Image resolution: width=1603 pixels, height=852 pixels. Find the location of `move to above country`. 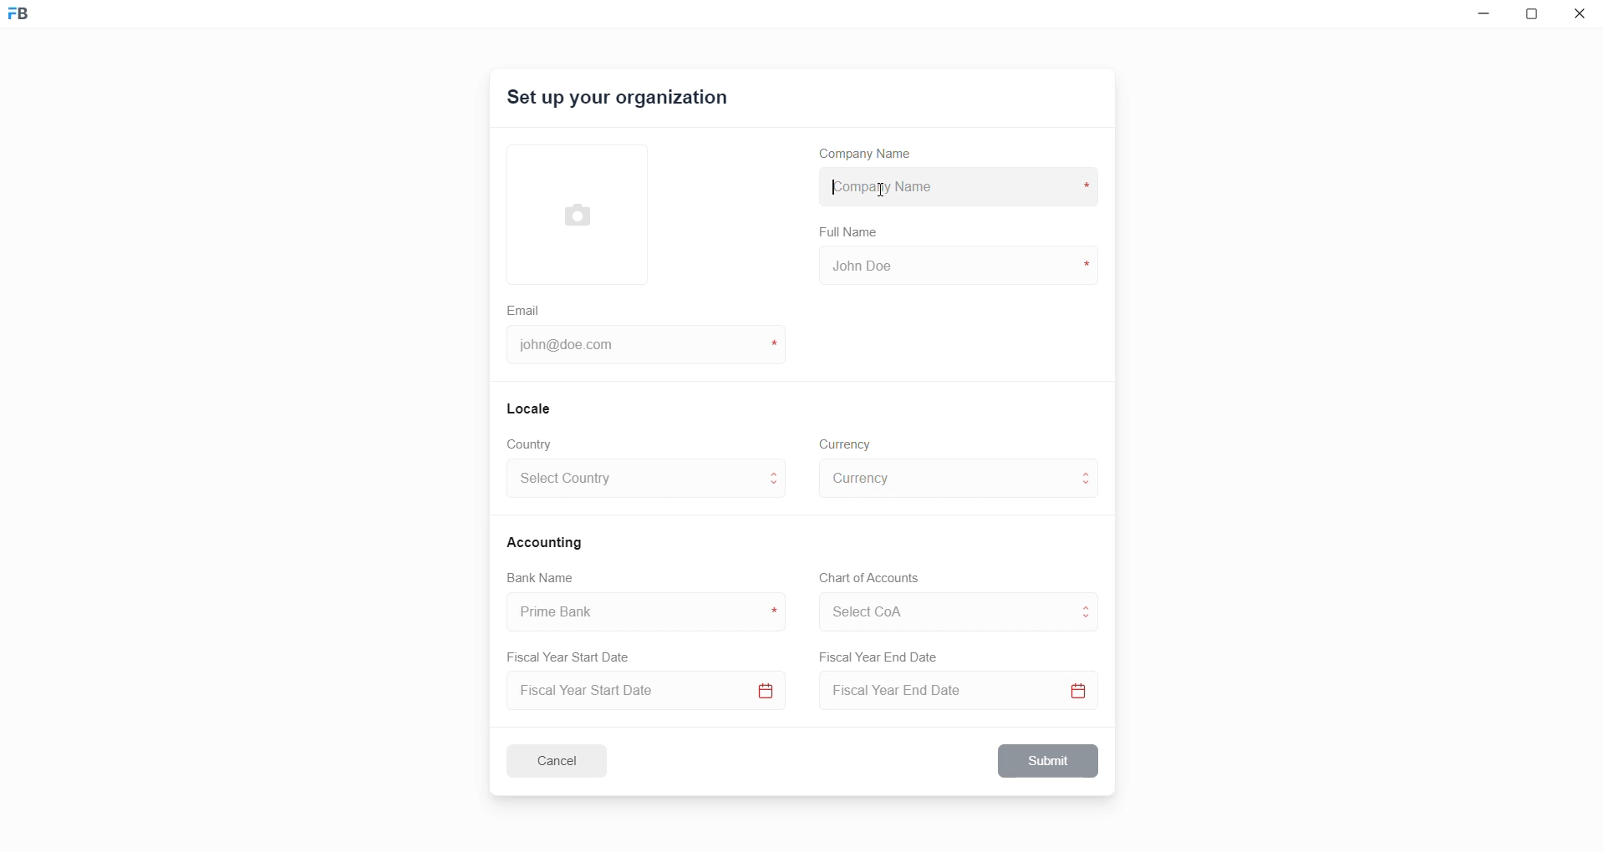

move to above country is located at coordinates (777, 472).